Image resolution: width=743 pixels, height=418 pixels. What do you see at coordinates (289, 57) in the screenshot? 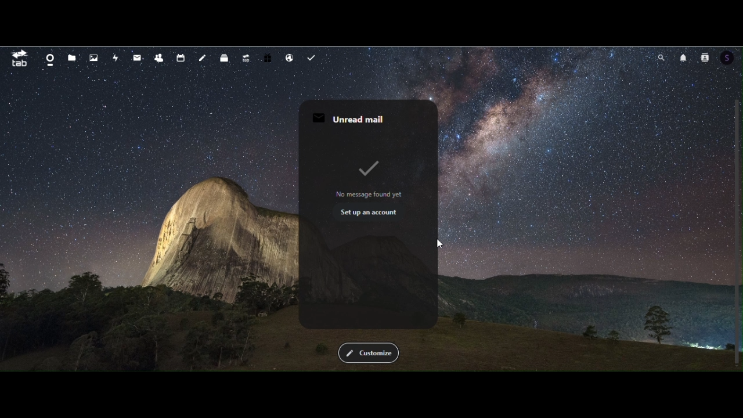
I see `email hosting` at bounding box center [289, 57].